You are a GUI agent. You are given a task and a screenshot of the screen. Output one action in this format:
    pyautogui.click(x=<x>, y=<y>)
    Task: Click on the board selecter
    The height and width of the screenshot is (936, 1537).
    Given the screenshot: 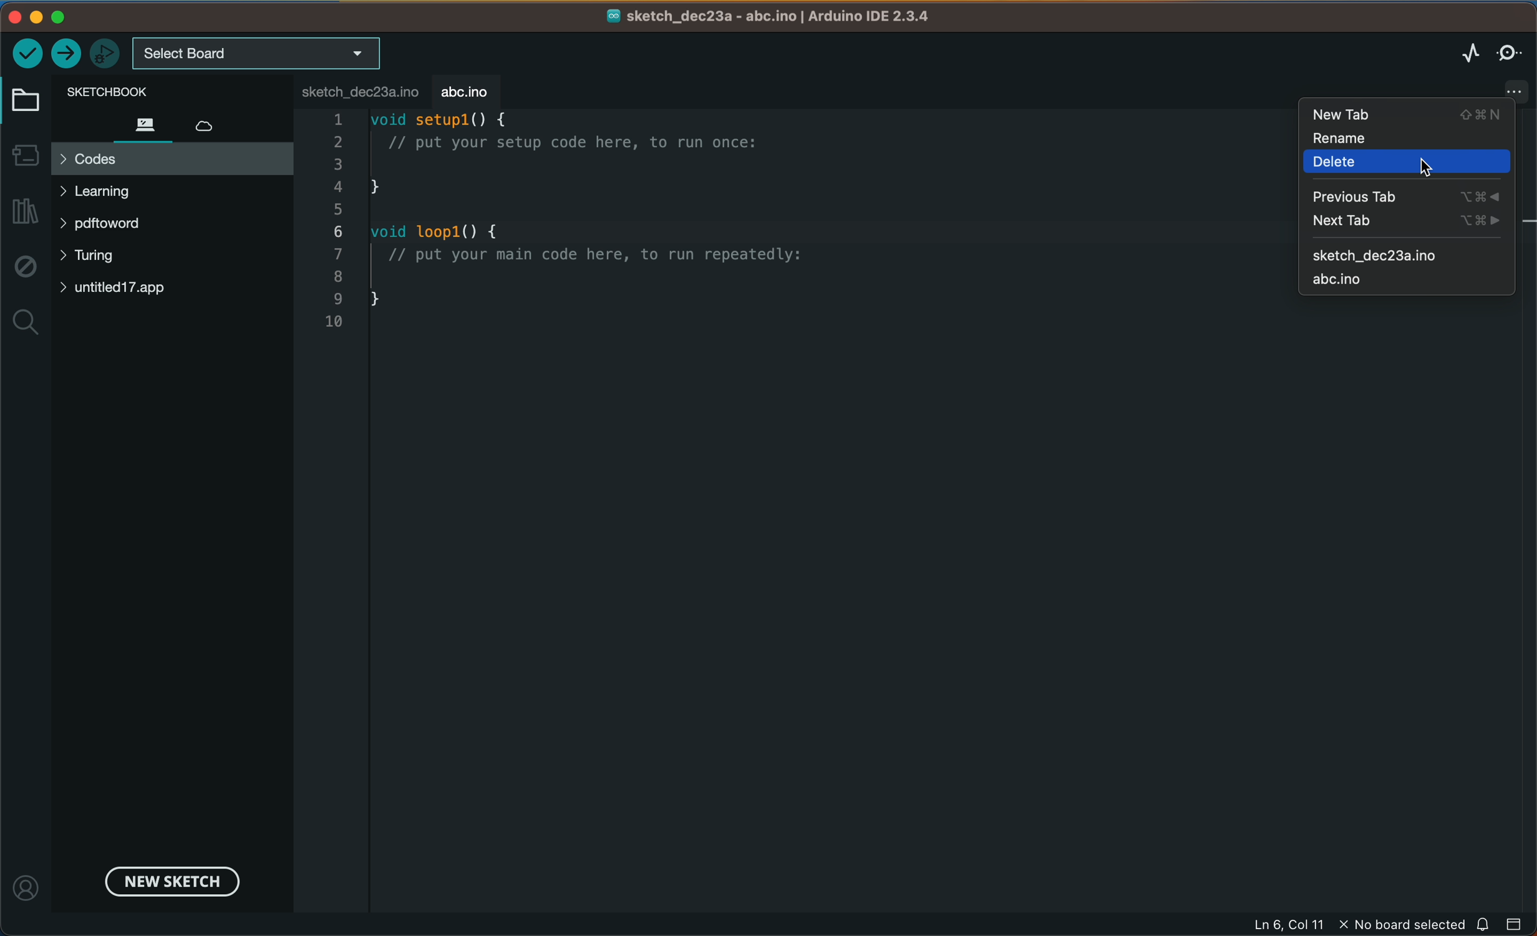 What is the action you would take?
    pyautogui.click(x=256, y=53)
    